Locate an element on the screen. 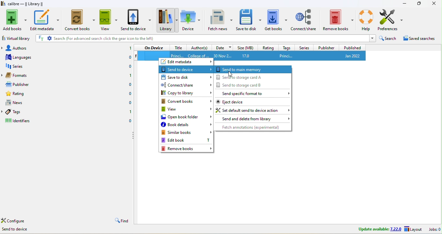 The height and width of the screenshot is (234, 442). edit book is located at coordinates (186, 140).